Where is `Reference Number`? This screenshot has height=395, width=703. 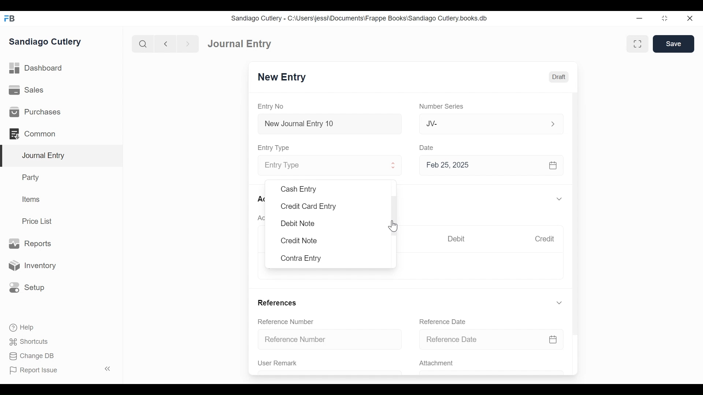
Reference Number is located at coordinates (331, 340).